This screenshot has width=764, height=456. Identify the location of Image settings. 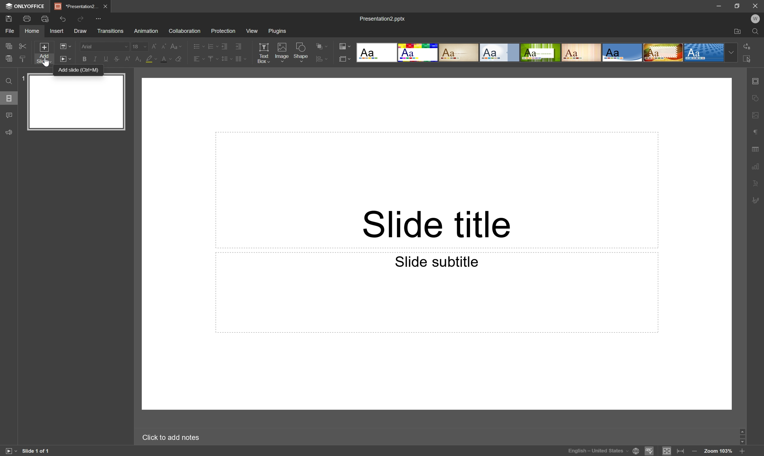
(757, 112).